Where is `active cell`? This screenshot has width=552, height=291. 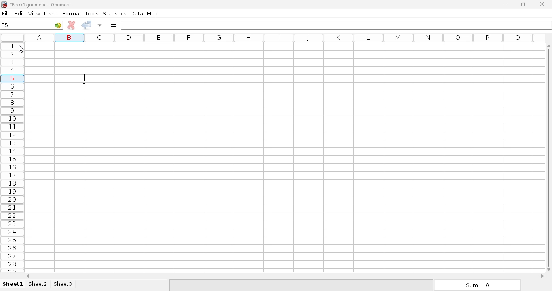
active cell is located at coordinates (70, 78).